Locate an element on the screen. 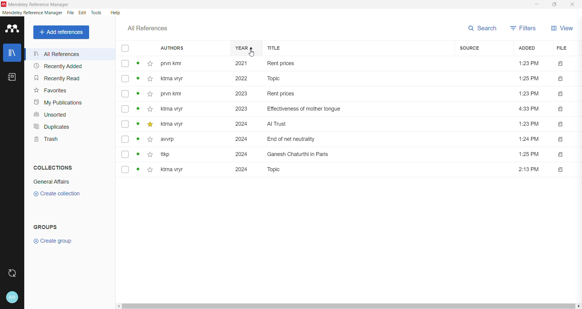 The width and height of the screenshot is (582, 309). file type is located at coordinates (561, 94).